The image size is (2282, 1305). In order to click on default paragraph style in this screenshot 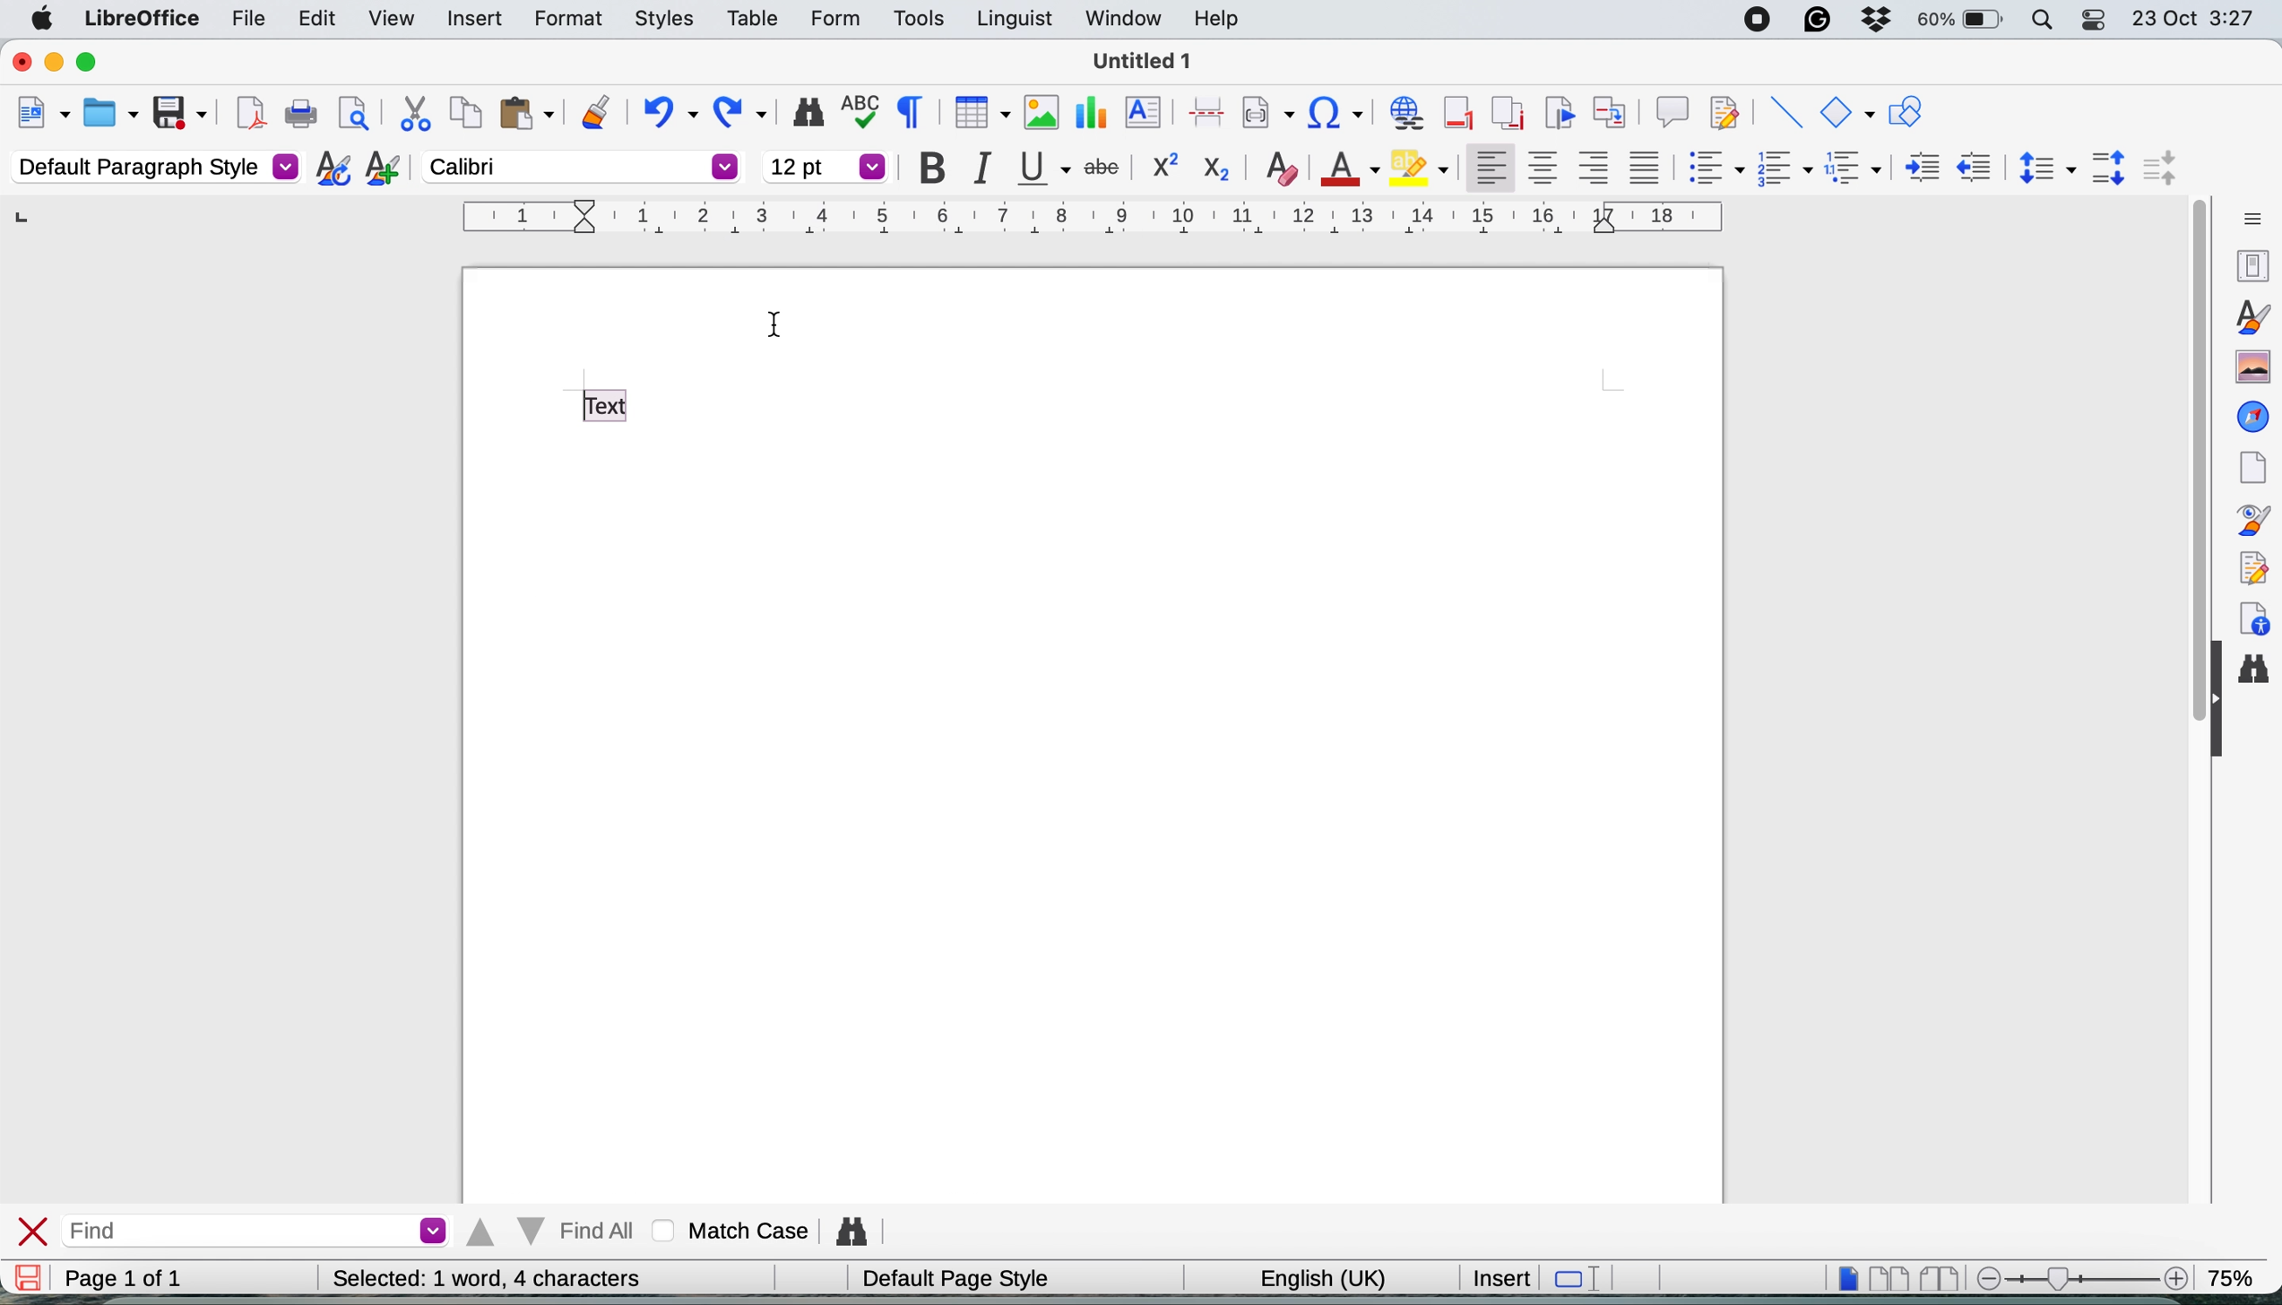, I will do `click(152, 169)`.